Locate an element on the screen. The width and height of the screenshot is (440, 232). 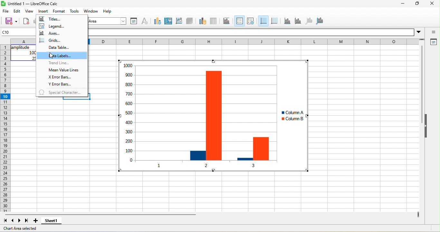
rows is located at coordinates (5, 128).